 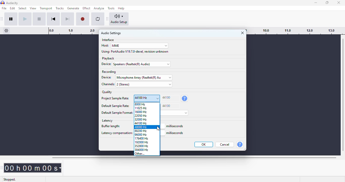 I want to click on miliseconds, so click(x=175, y=133).